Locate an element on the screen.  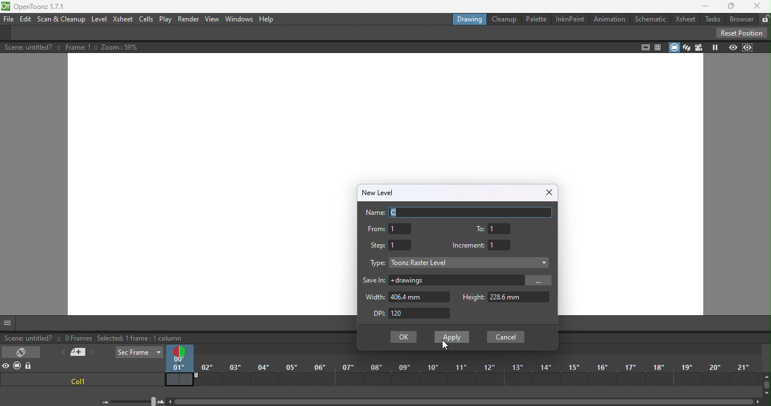
Scan & Cleanup is located at coordinates (62, 20).